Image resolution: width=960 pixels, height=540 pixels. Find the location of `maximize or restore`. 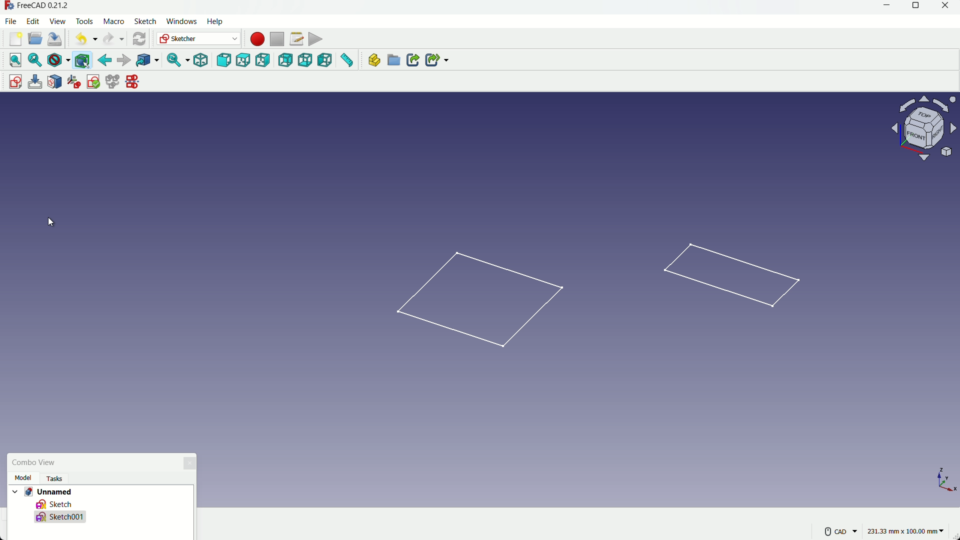

maximize or restore is located at coordinates (917, 7).